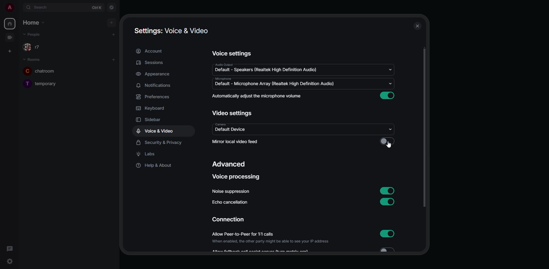 The width and height of the screenshot is (549, 269). Describe the element at coordinates (10, 23) in the screenshot. I see `home` at that location.